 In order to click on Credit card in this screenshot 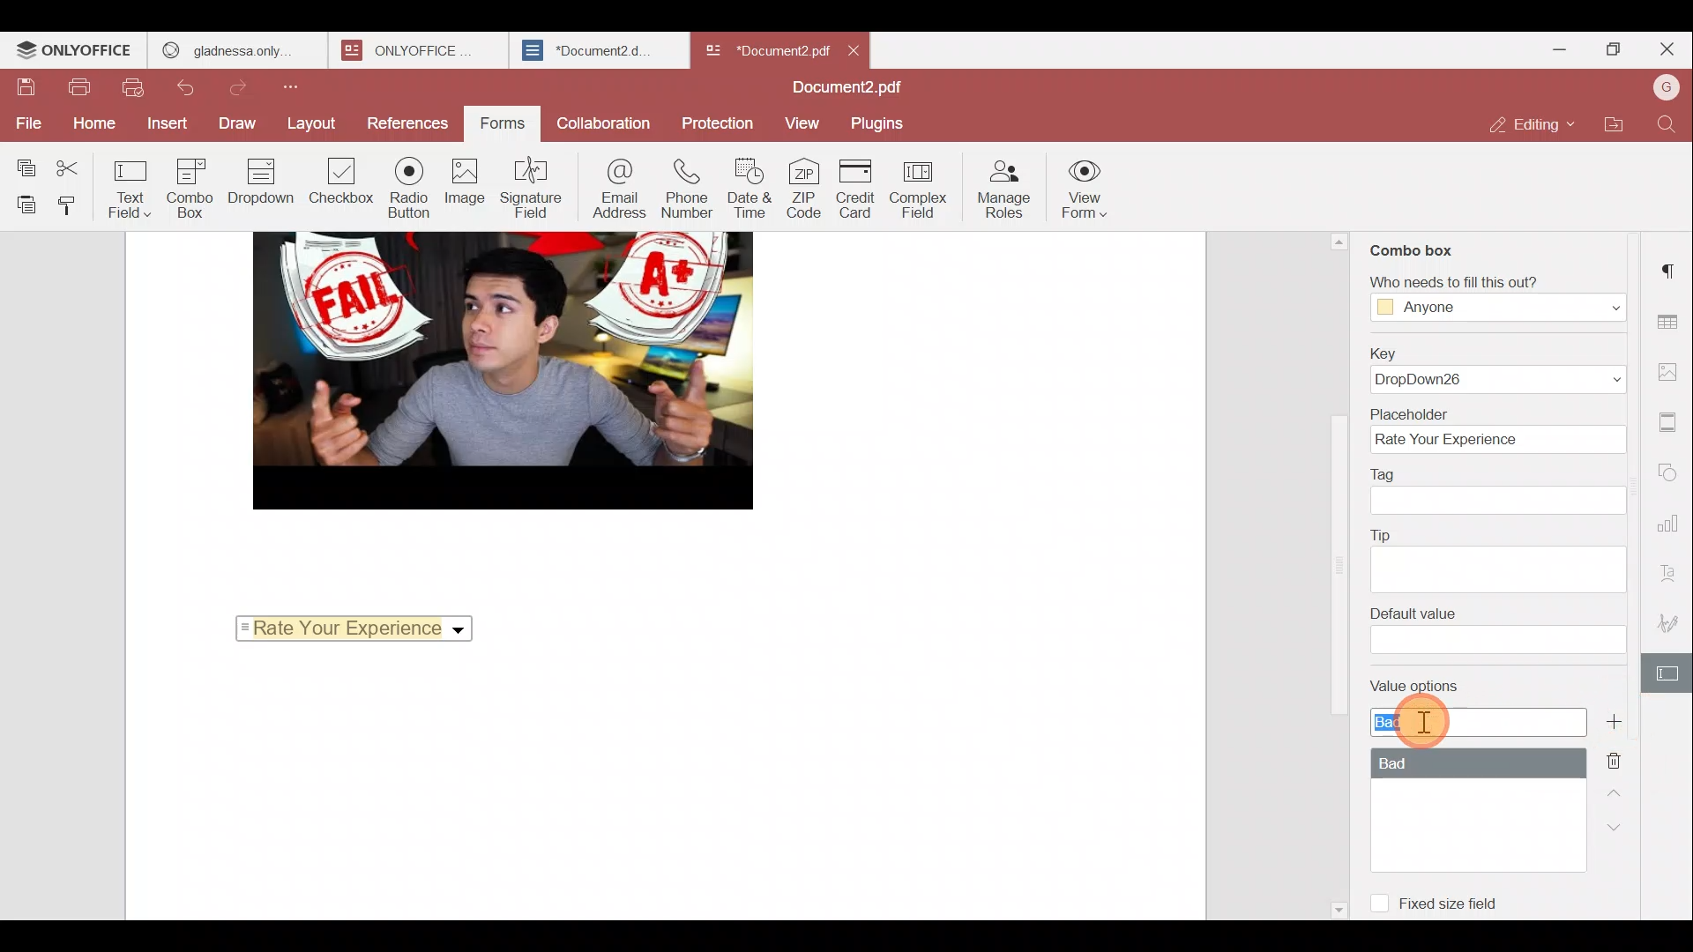, I will do `click(858, 189)`.